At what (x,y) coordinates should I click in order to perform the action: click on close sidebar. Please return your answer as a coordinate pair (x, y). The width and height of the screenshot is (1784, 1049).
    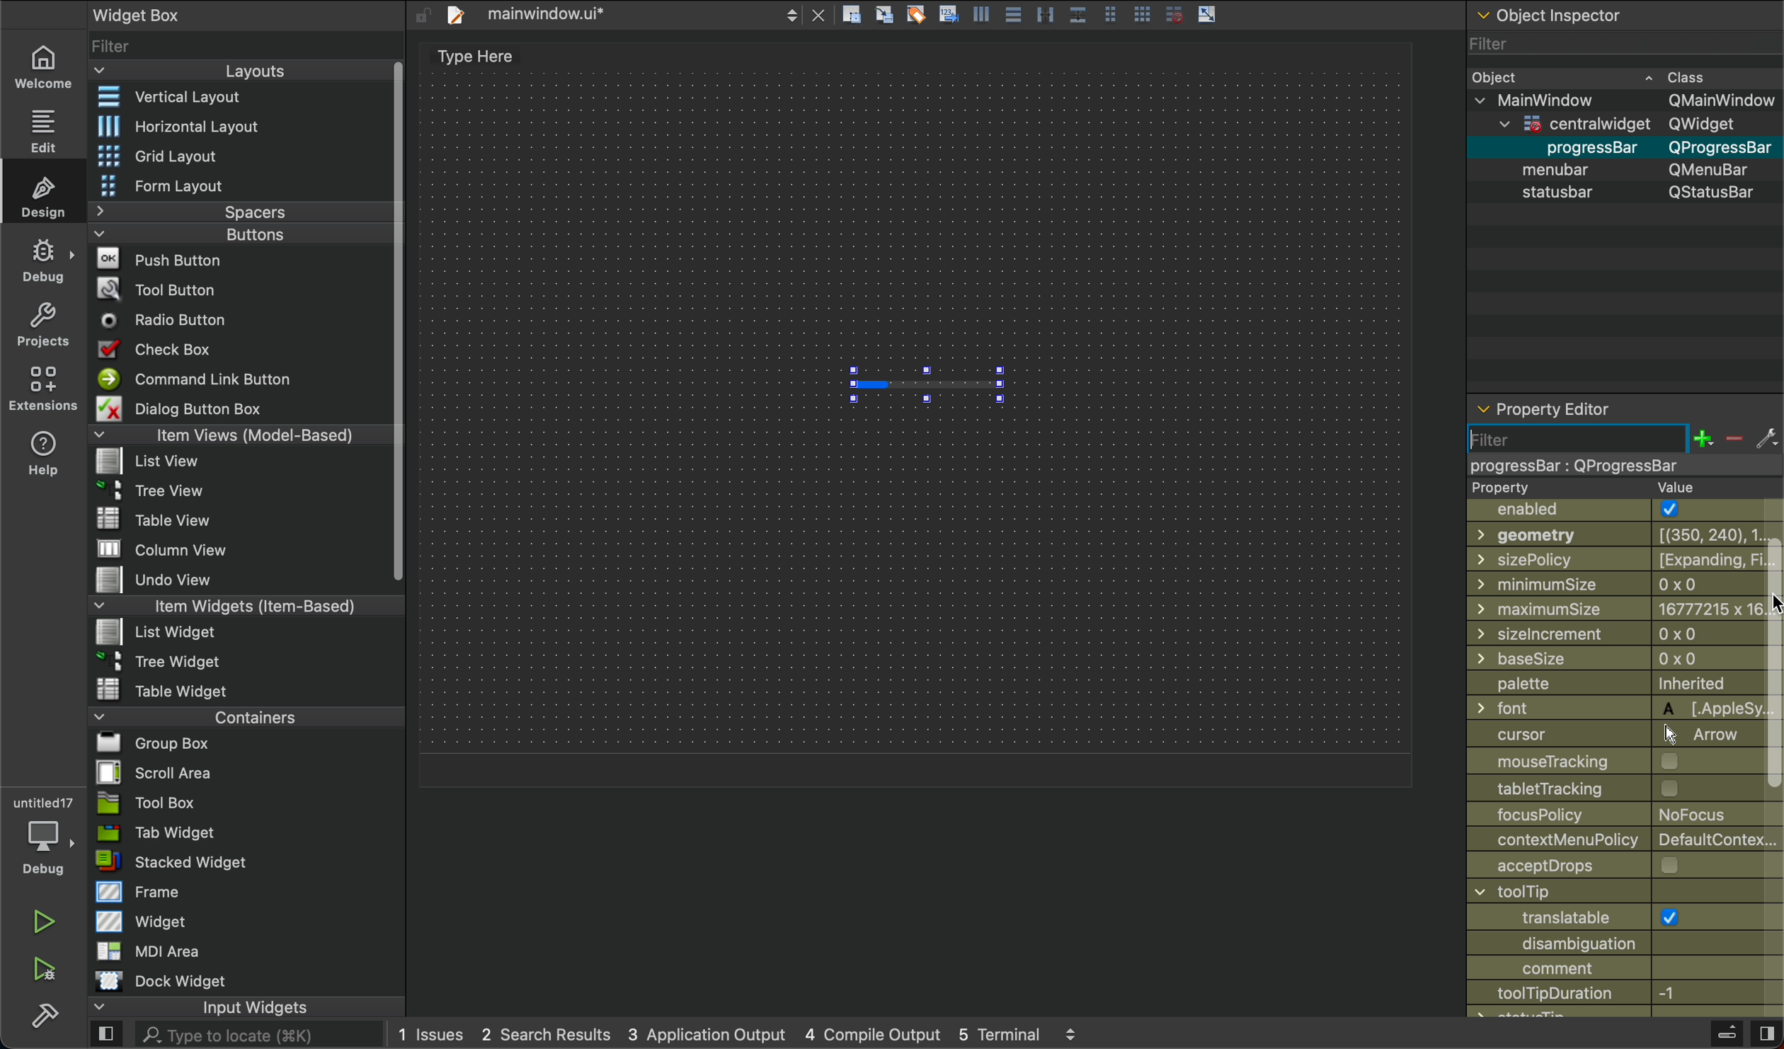
    Looking at the image, I should click on (1765, 1034).